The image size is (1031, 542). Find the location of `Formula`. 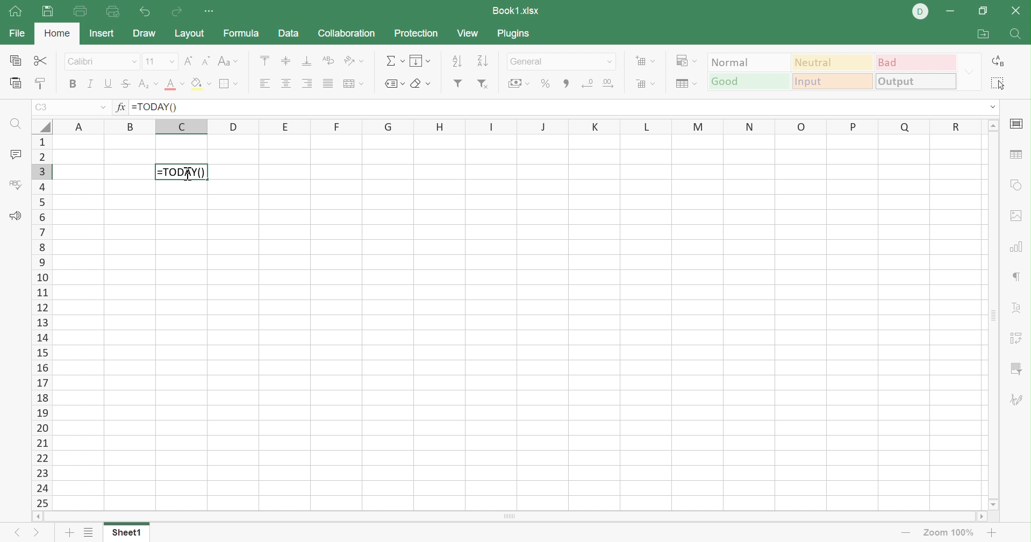

Formula is located at coordinates (244, 33).